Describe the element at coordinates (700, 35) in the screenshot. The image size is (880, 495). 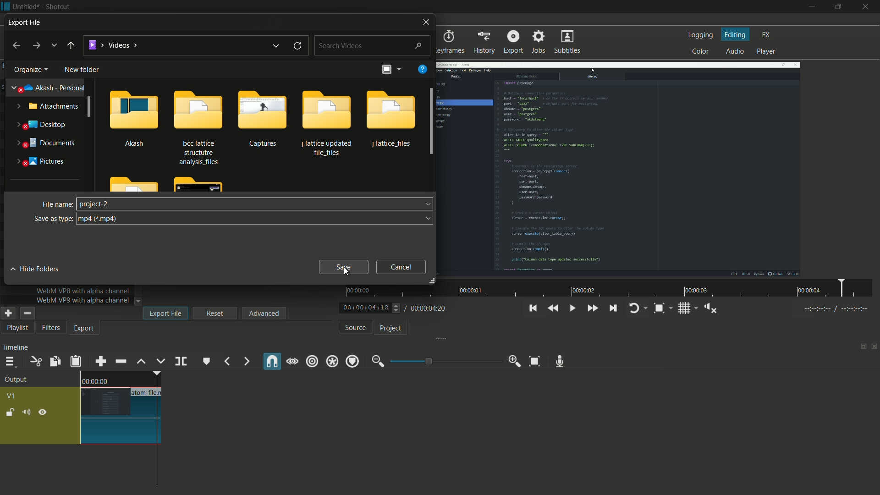
I see `logging` at that location.